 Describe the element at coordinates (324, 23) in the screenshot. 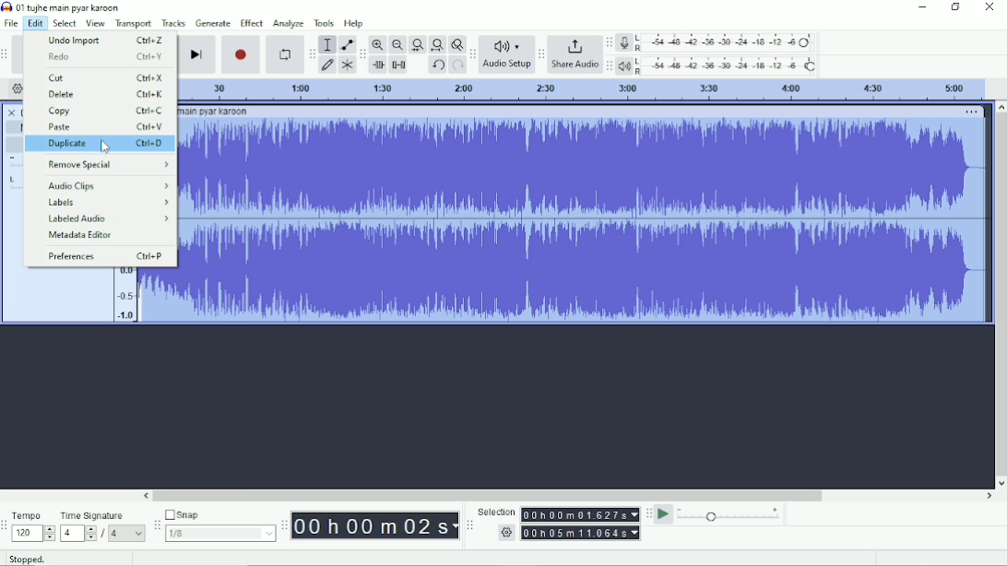

I see `Tools` at that location.